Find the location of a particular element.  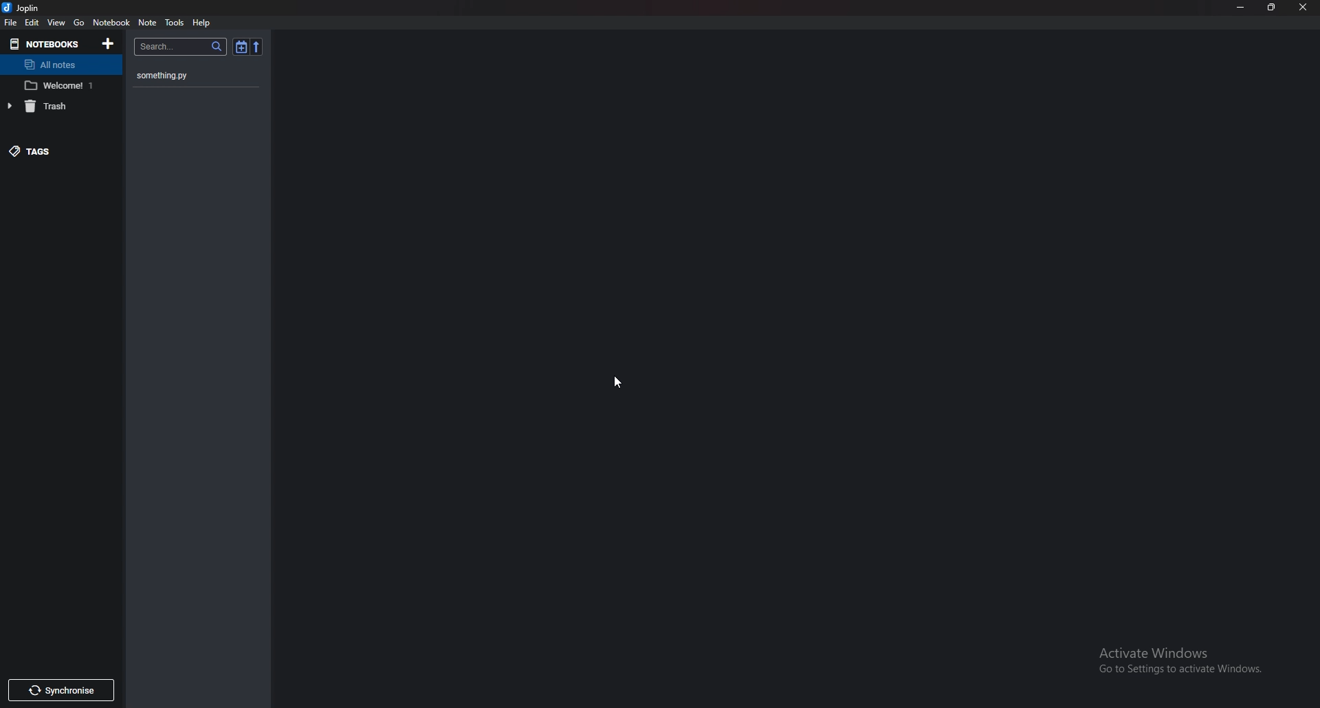

Edit is located at coordinates (32, 23).